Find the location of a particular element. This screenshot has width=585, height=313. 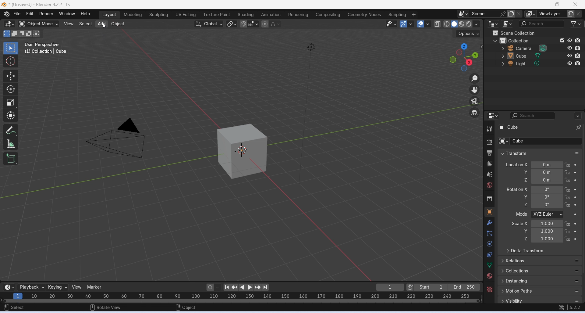

tool is located at coordinates (490, 129).